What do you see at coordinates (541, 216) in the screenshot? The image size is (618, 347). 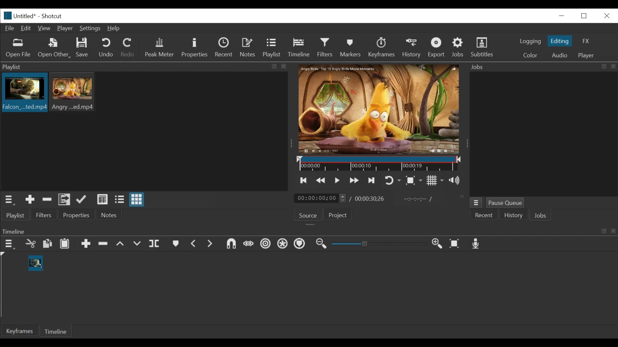 I see `JOBS` at bounding box center [541, 216].